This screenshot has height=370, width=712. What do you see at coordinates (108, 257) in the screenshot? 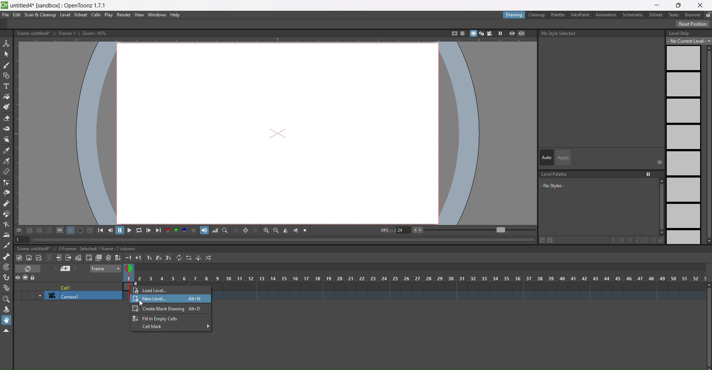
I see `auto input cell number` at bounding box center [108, 257].